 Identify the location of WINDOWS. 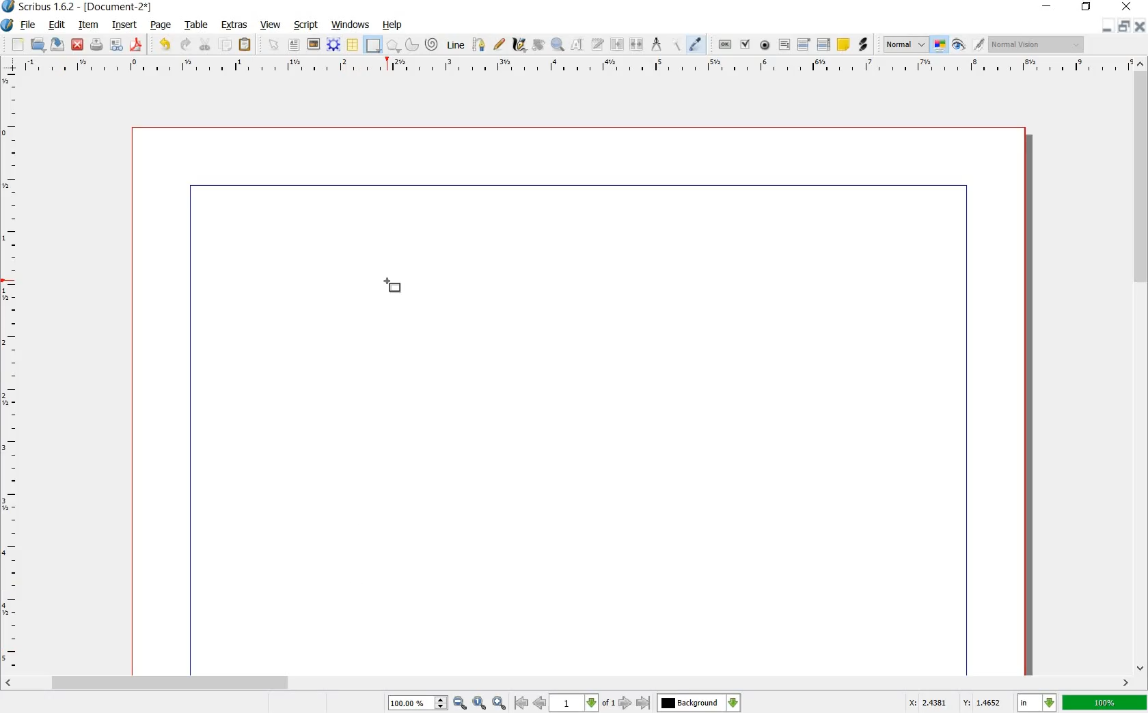
(351, 25).